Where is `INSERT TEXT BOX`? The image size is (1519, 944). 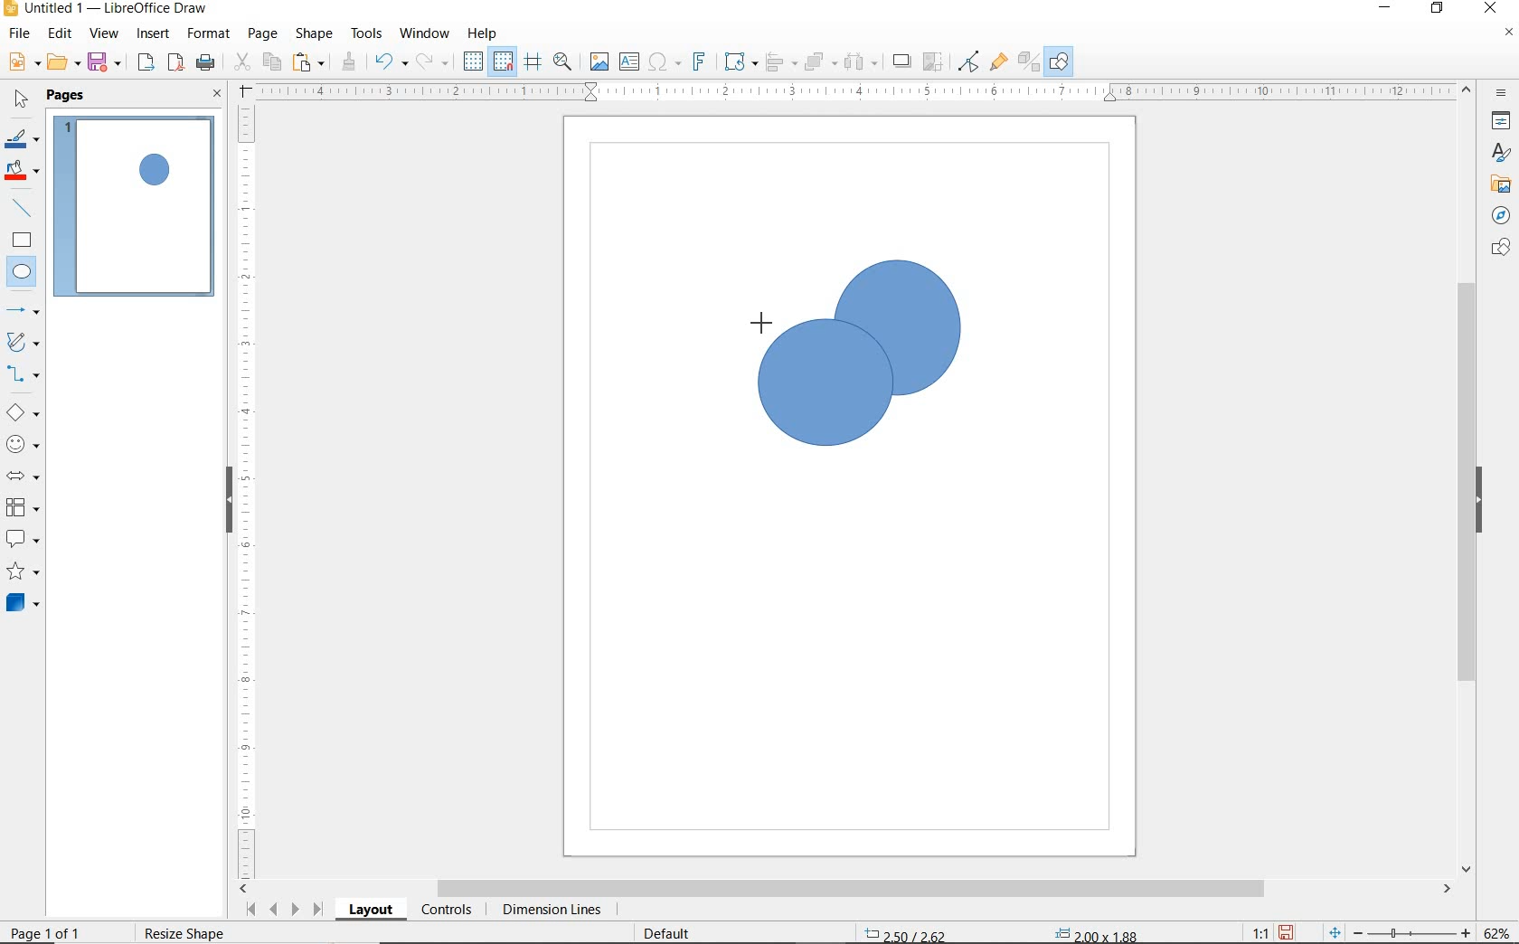 INSERT TEXT BOX is located at coordinates (630, 62).